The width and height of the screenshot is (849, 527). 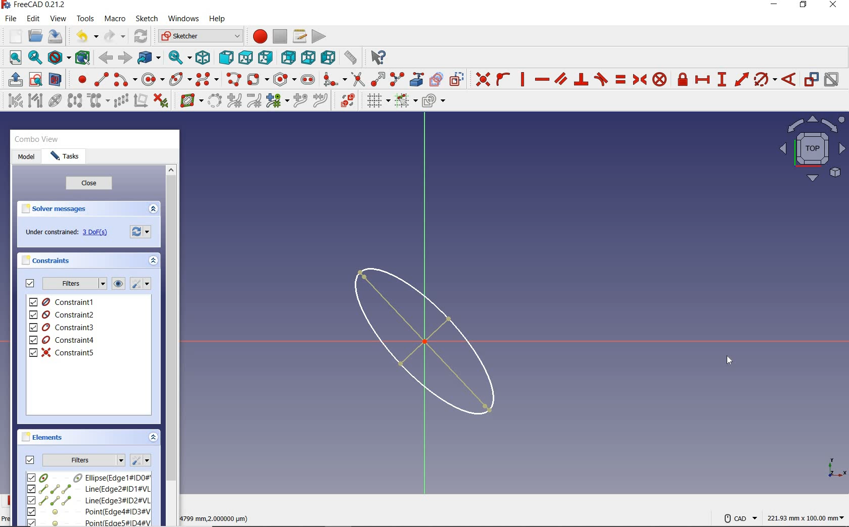 What do you see at coordinates (154, 262) in the screenshot?
I see `collapse` at bounding box center [154, 262].